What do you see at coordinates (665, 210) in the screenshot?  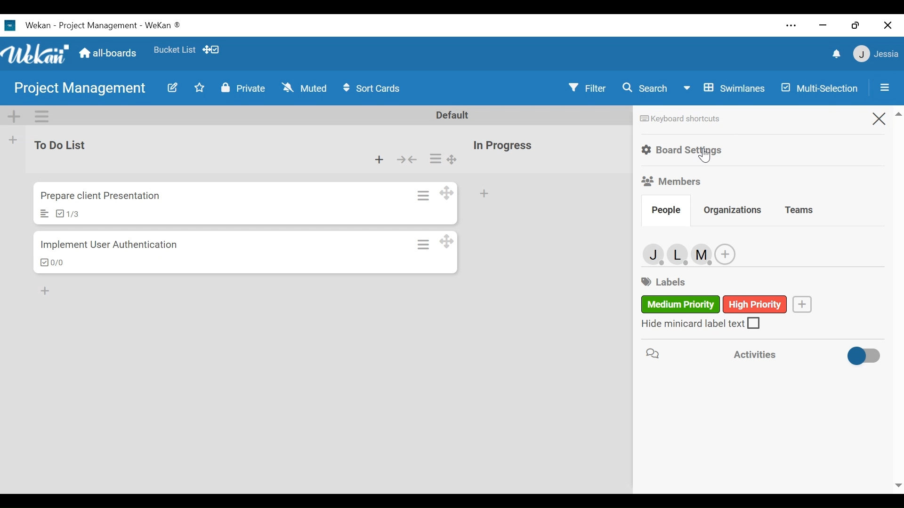 I see `People` at bounding box center [665, 210].